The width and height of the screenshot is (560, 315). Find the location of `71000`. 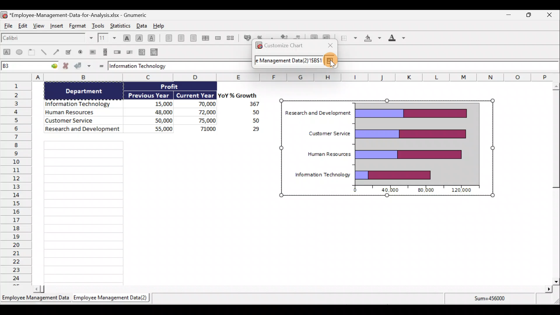

71000 is located at coordinates (206, 128).